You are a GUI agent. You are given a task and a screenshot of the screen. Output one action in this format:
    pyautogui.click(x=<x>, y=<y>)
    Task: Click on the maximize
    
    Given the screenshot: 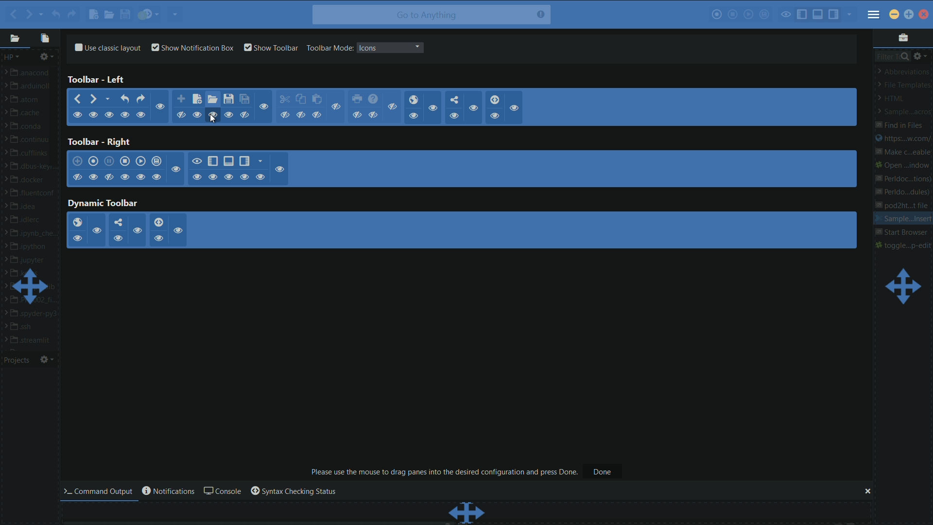 What is the action you would take?
    pyautogui.click(x=910, y=14)
    